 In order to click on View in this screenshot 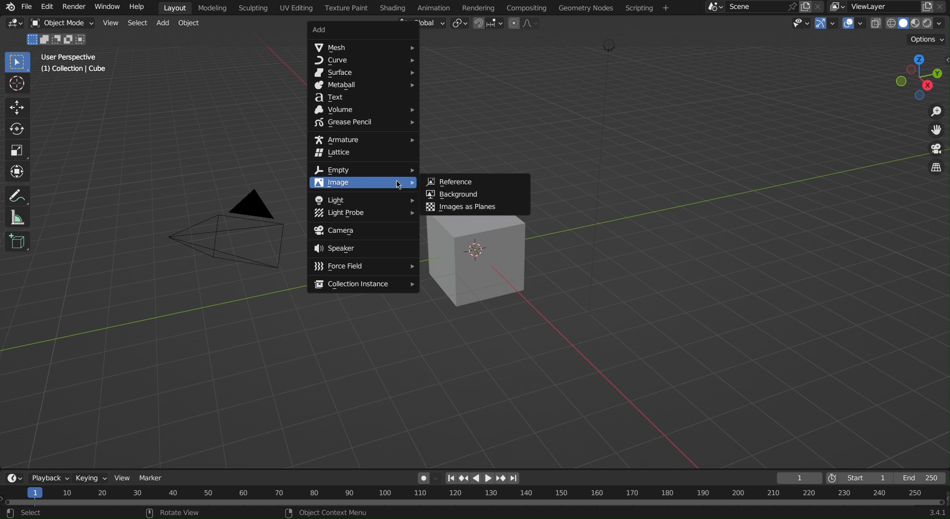, I will do `click(124, 477)`.